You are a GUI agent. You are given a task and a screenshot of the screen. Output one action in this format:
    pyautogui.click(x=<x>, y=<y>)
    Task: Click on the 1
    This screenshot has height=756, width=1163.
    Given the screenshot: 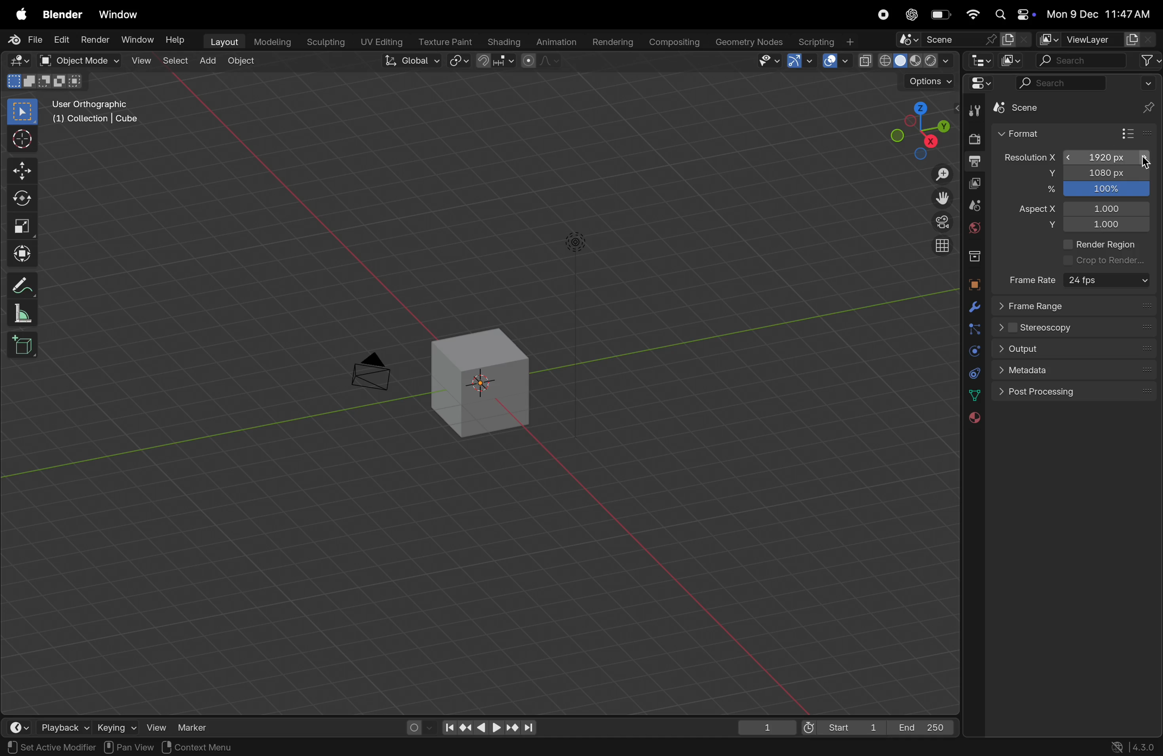 What is the action you would take?
    pyautogui.click(x=1109, y=225)
    